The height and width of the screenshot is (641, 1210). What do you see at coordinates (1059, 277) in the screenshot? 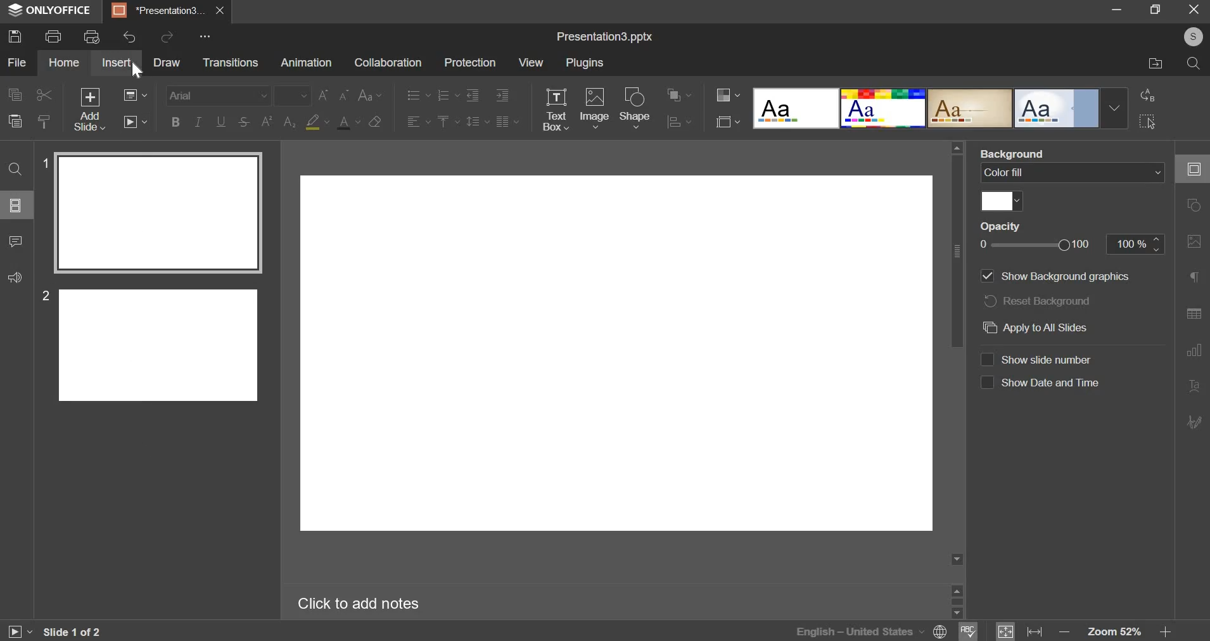
I see `background graphics` at bounding box center [1059, 277].